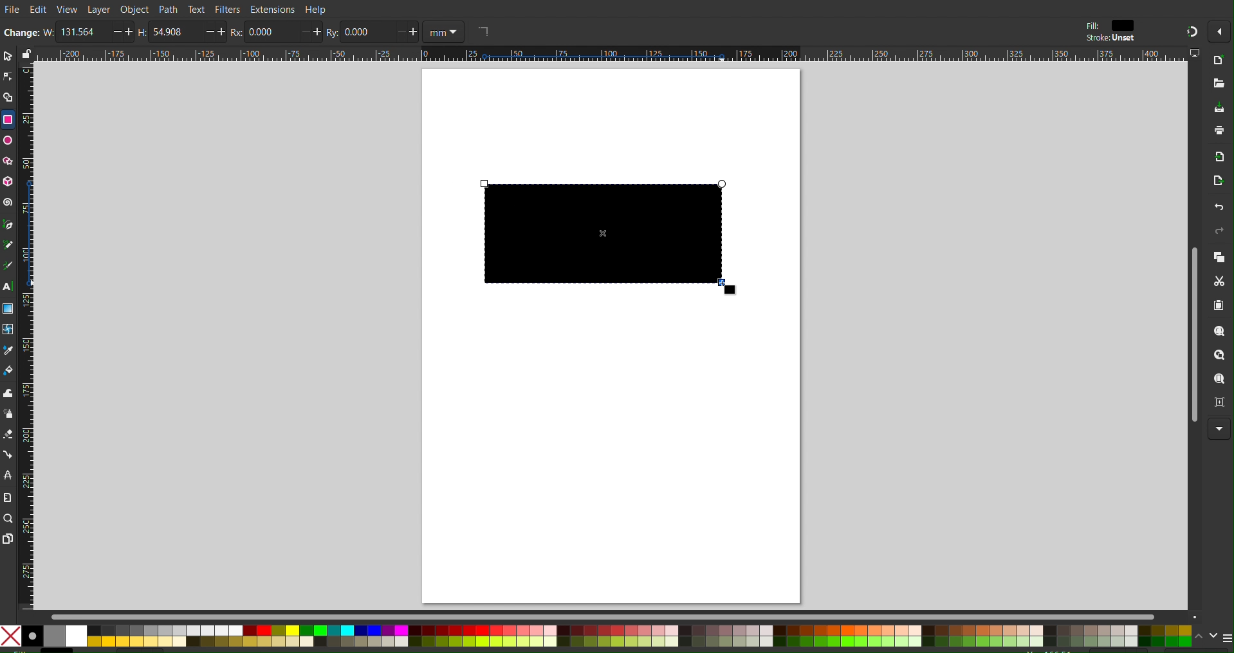 The height and width of the screenshot is (653, 1234). What do you see at coordinates (1219, 428) in the screenshot?
I see `More Options` at bounding box center [1219, 428].